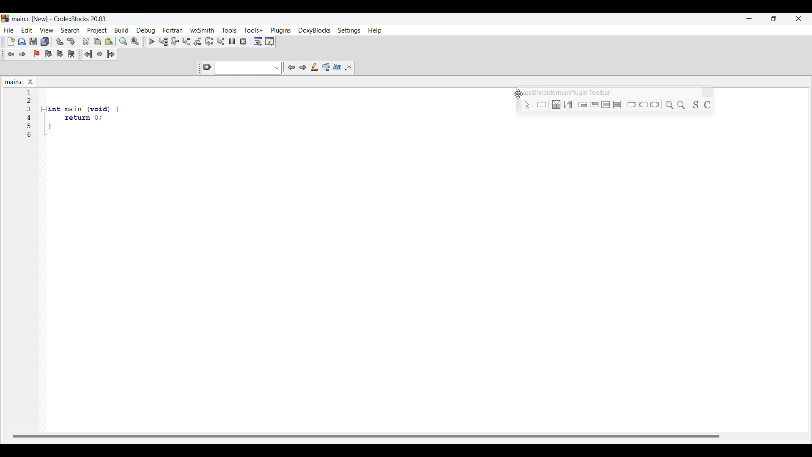 The image size is (812, 457). What do you see at coordinates (207, 67) in the screenshot?
I see `Clear` at bounding box center [207, 67].